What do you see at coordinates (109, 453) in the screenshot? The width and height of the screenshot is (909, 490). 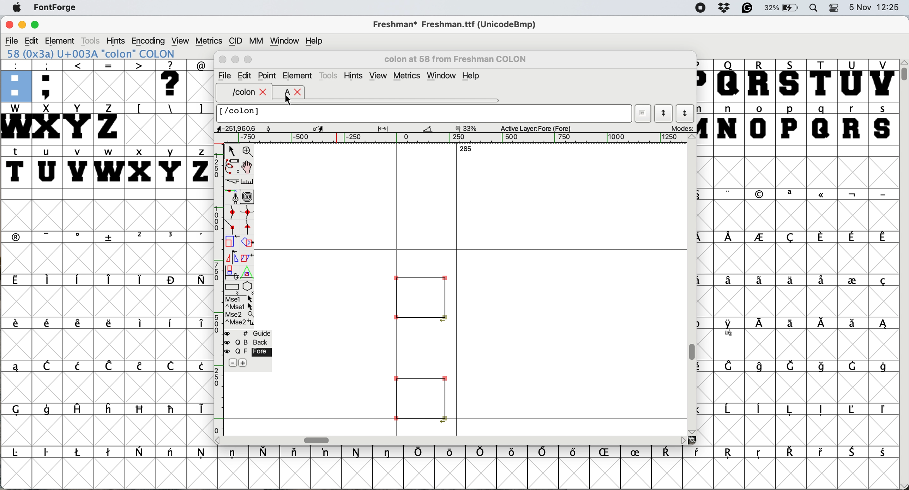 I see `symbol` at bounding box center [109, 453].